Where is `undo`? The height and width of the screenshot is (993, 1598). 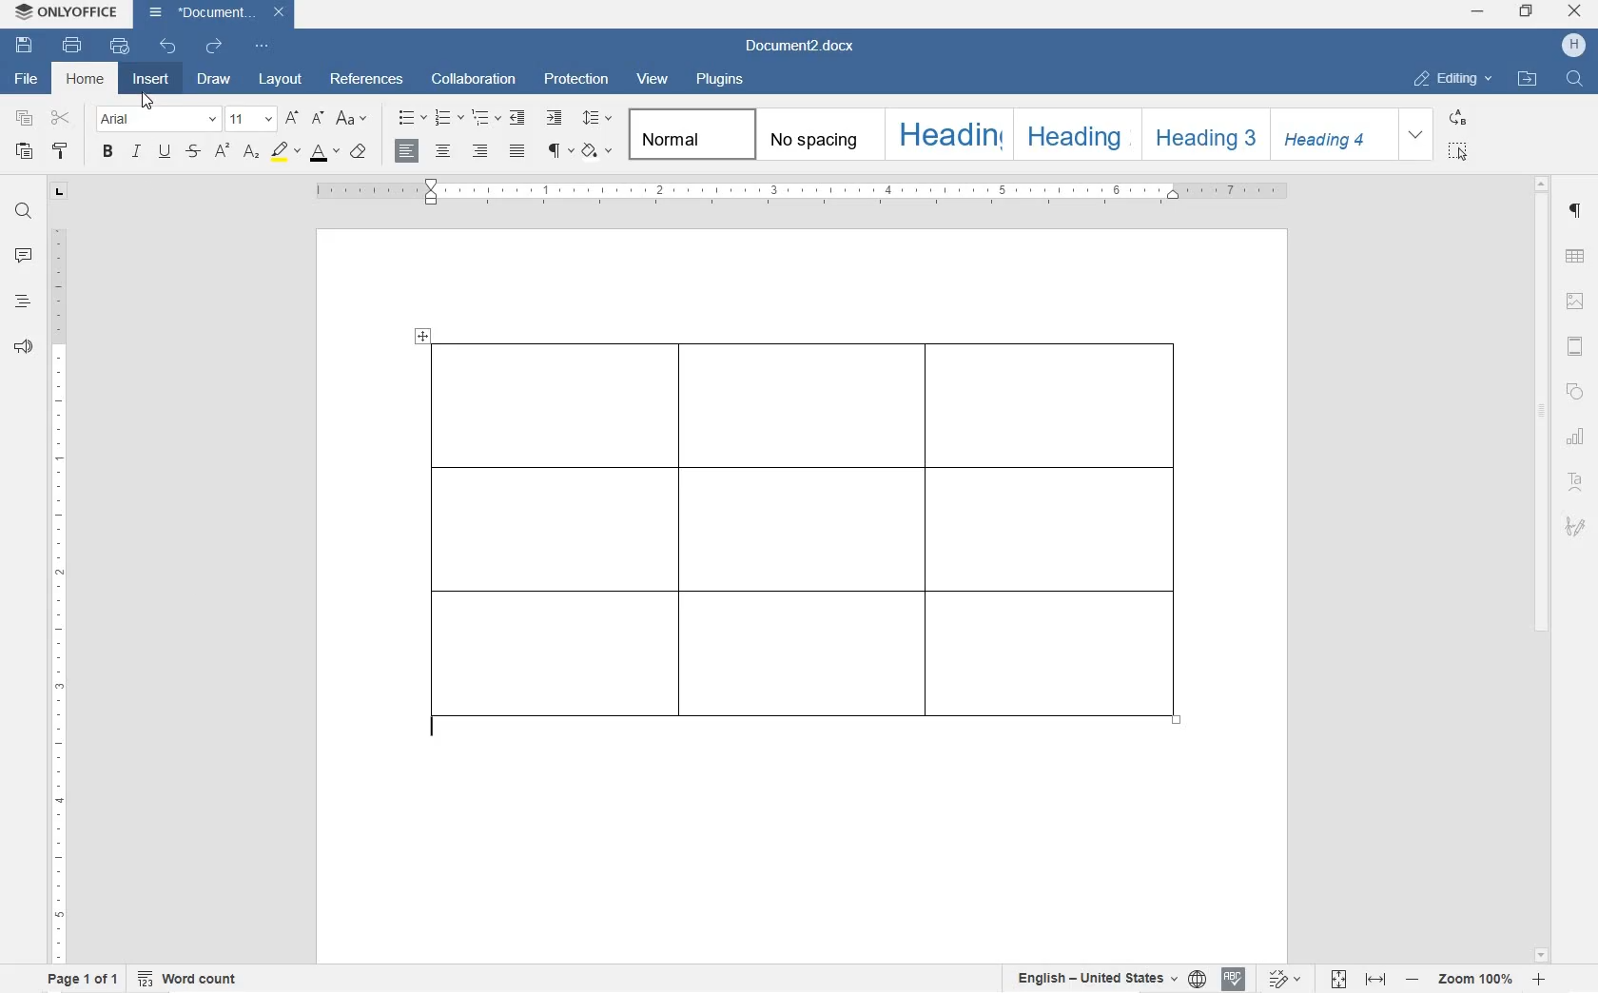 undo is located at coordinates (166, 47).